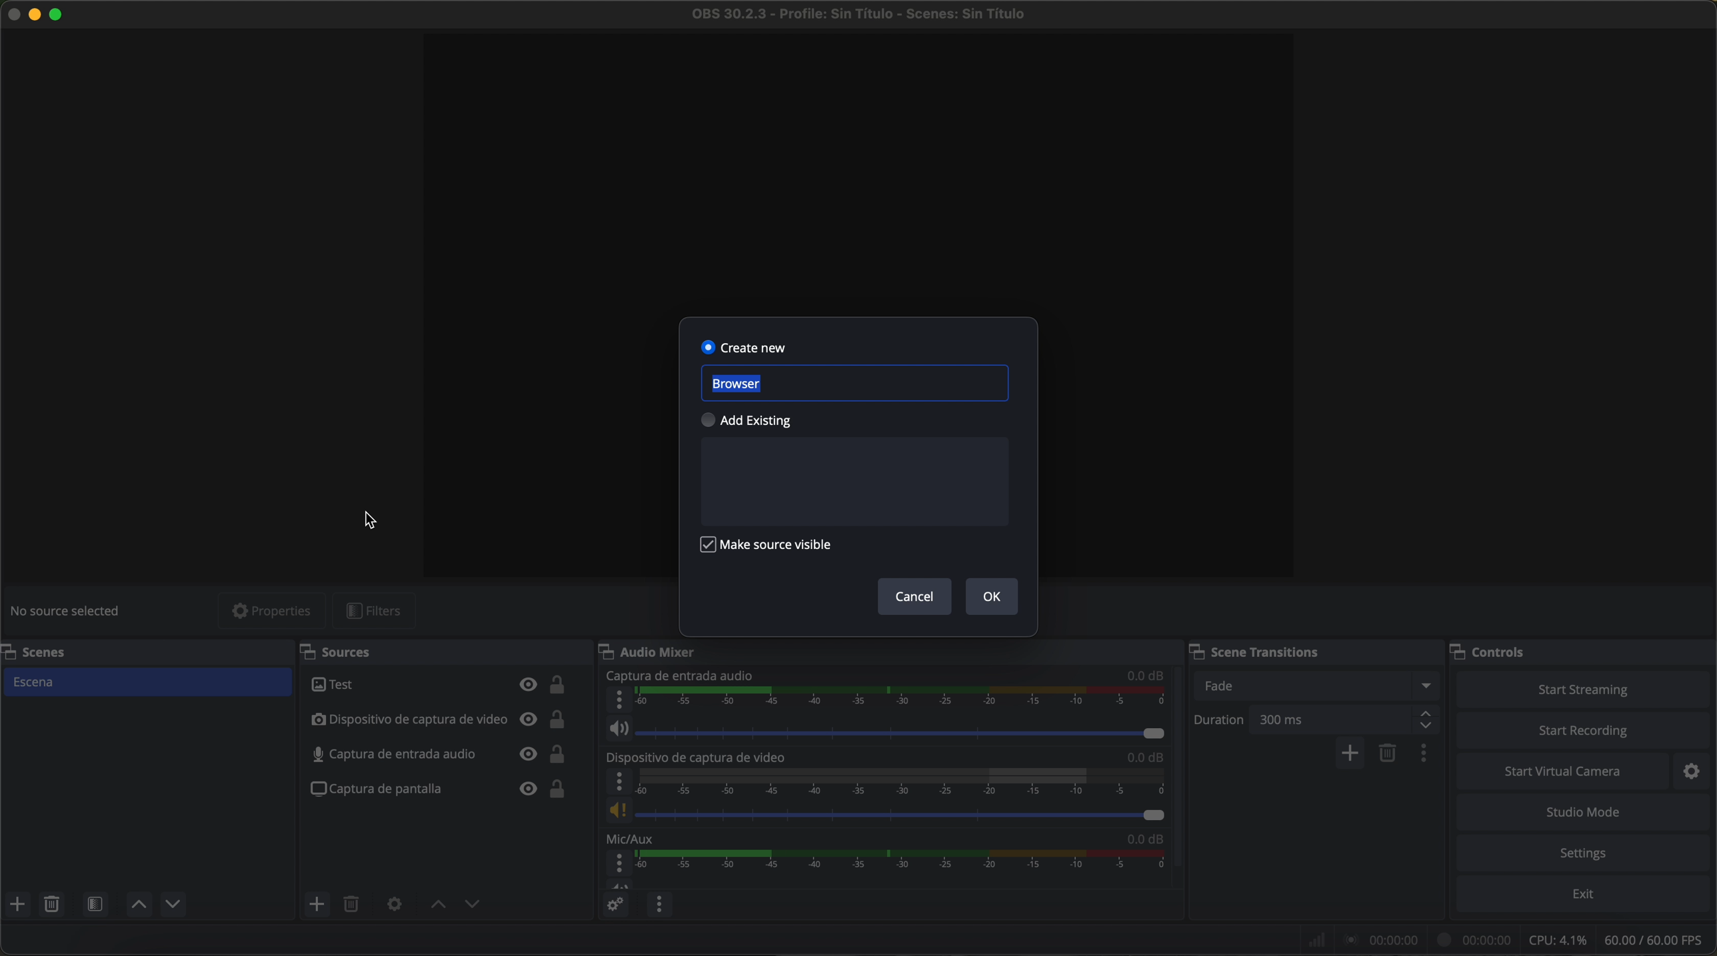  What do you see at coordinates (1584, 688) in the screenshot?
I see `start streaming` at bounding box center [1584, 688].